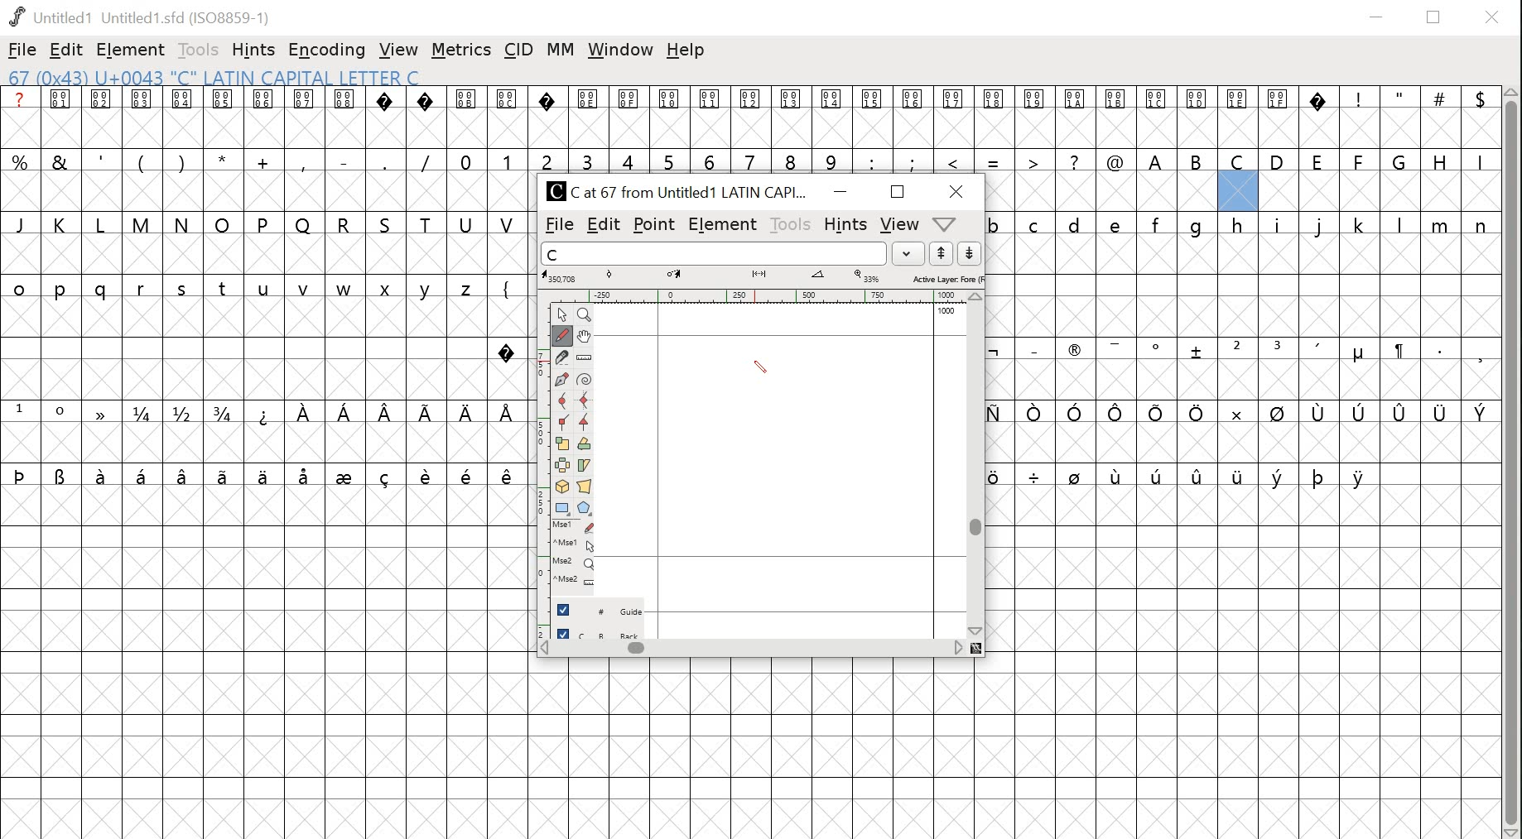 This screenshot has width=1522, height=839. What do you see at coordinates (686, 51) in the screenshot?
I see `help` at bounding box center [686, 51].